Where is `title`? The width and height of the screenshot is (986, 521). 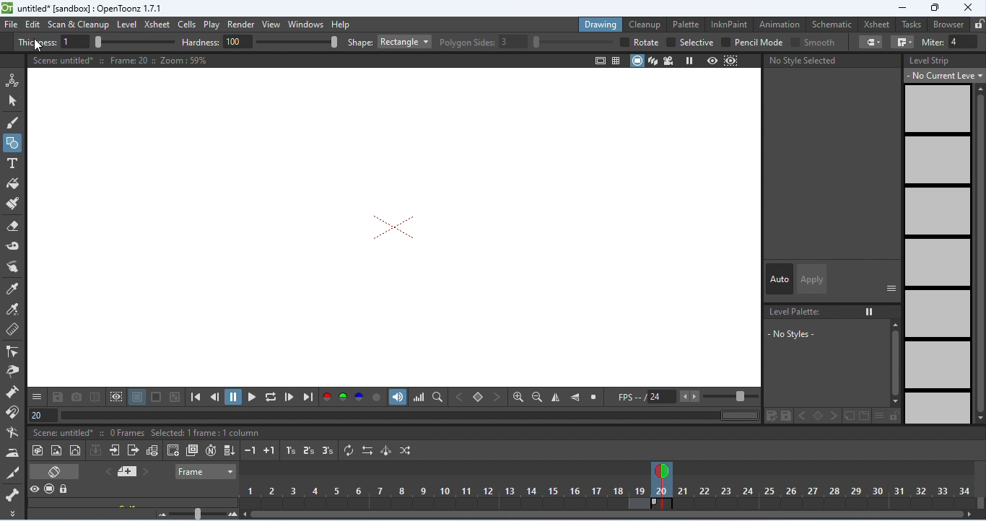
title is located at coordinates (83, 7).